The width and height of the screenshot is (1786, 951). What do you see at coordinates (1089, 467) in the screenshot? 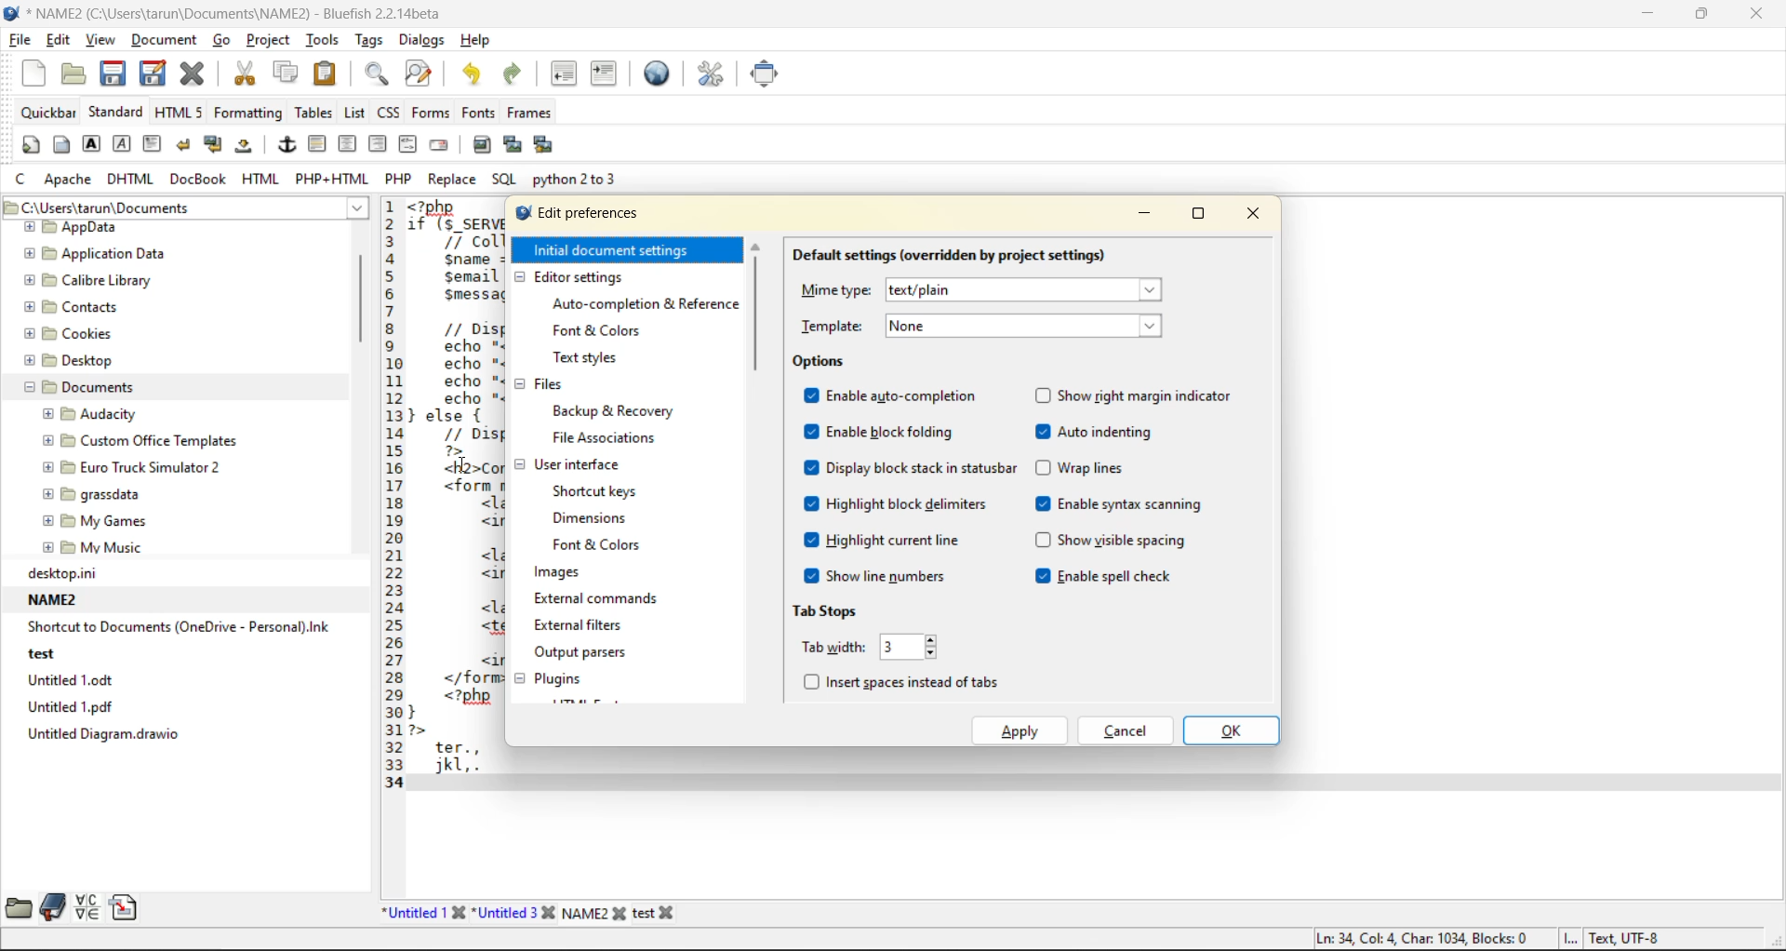
I see `wrap lines` at bounding box center [1089, 467].